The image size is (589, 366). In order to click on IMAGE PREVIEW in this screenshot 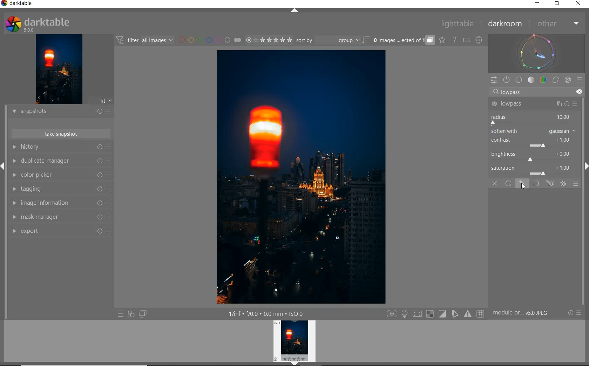, I will do `click(296, 343)`.